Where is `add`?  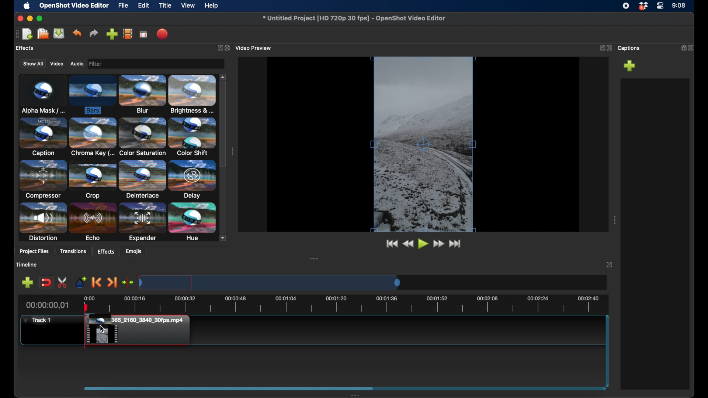
add is located at coordinates (630, 66).